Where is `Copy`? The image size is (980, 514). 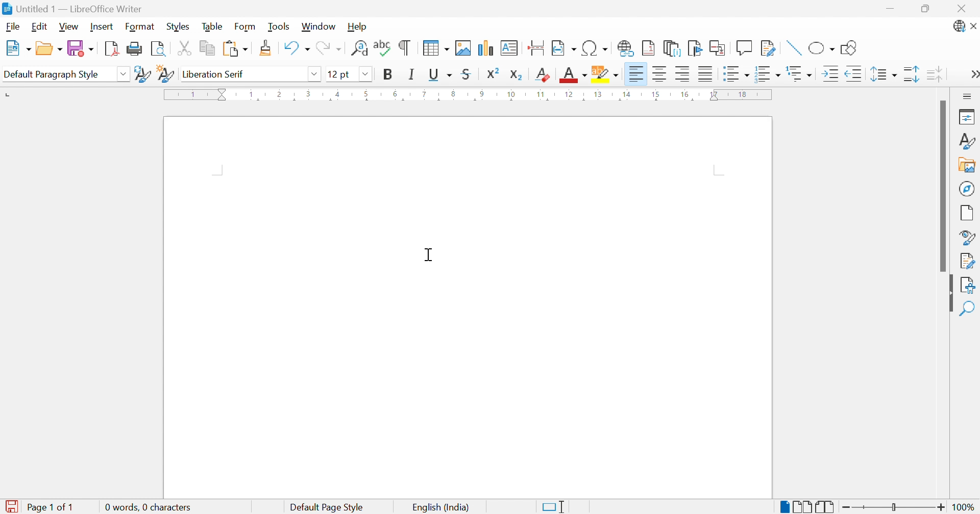 Copy is located at coordinates (208, 48).